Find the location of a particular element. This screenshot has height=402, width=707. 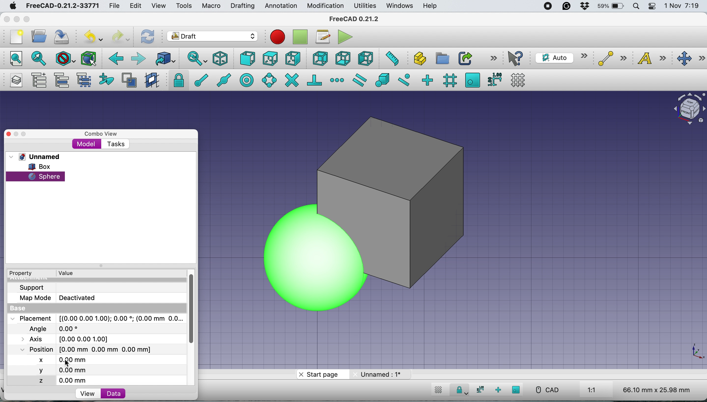

object intersection is located at coordinates (689, 108).